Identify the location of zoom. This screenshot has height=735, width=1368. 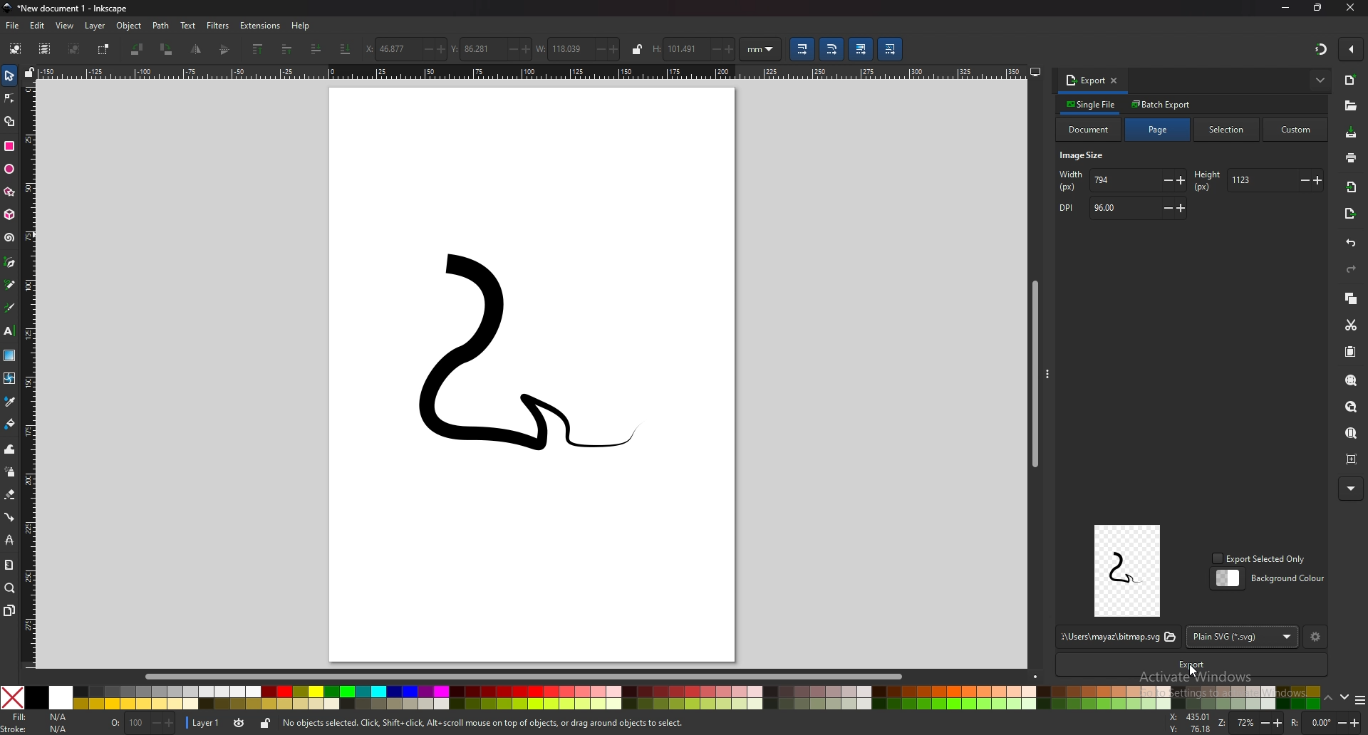
(1250, 724).